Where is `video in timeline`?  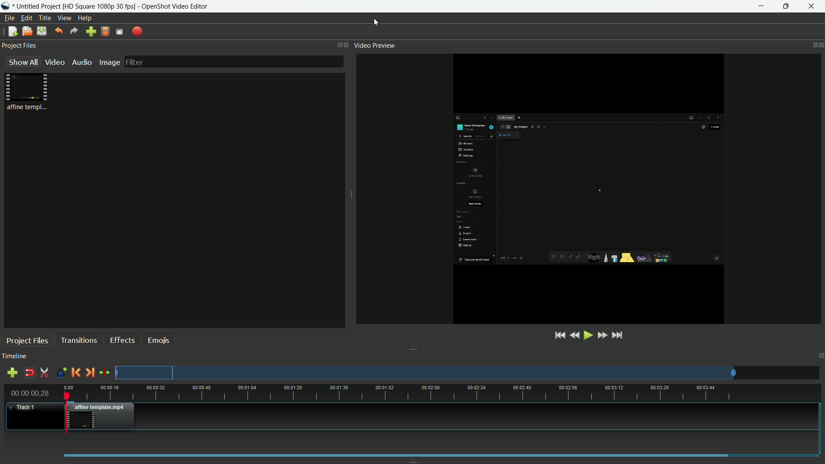
video in timeline is located at coordinates (102, 416).